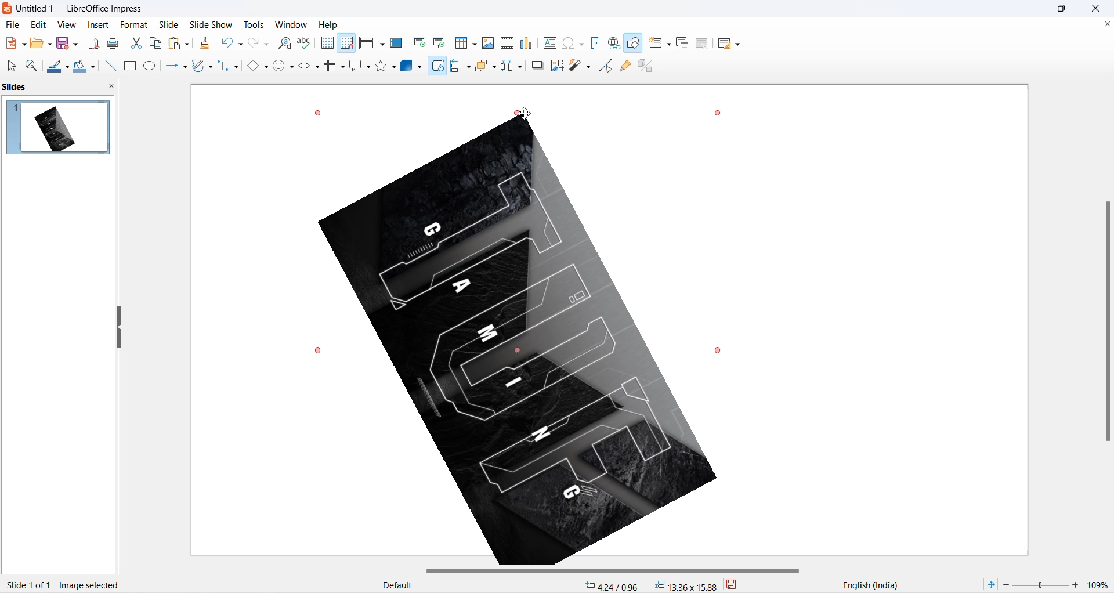  Describe the element at coordinates (93, 42) in the screenshot. I see `export as pdf` at that location.